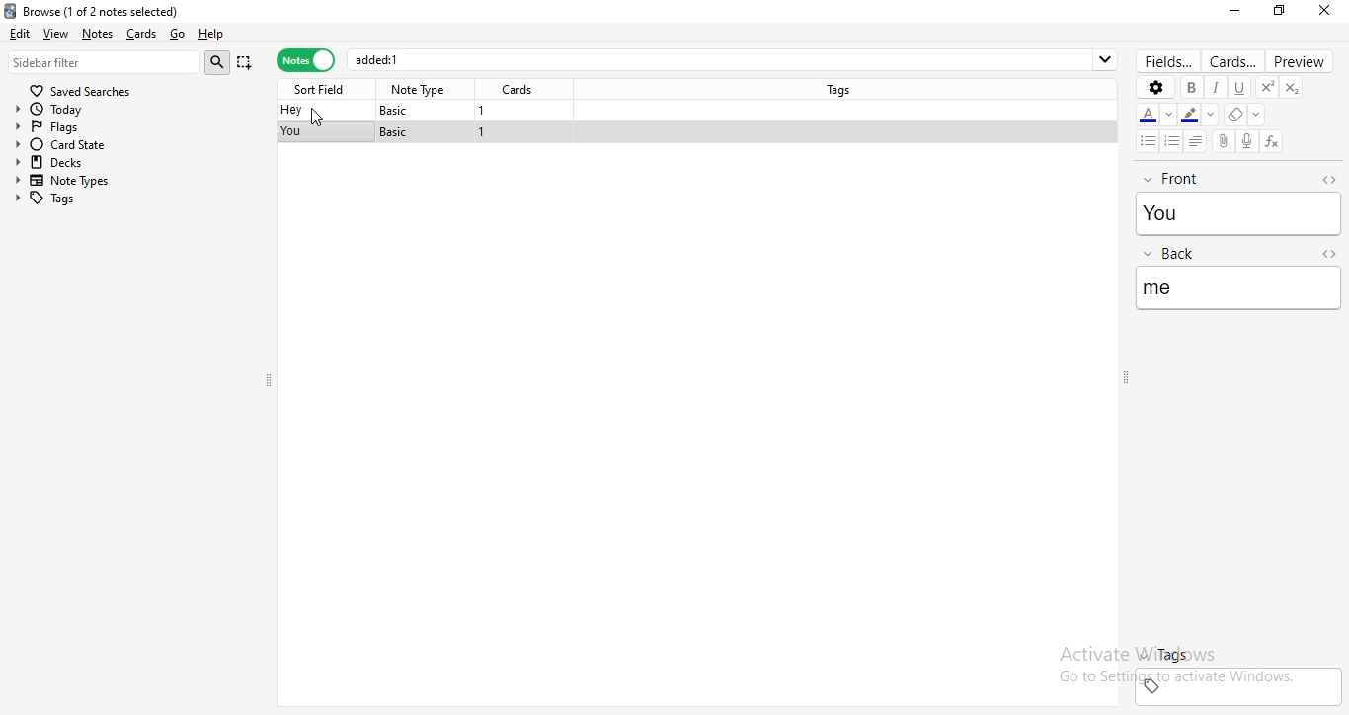 The height and width of the screenshot is (715, 1349). What do you see at coordinates (840, 88) in the screenshot?
I see `tags` at bounding box center [840, 88].